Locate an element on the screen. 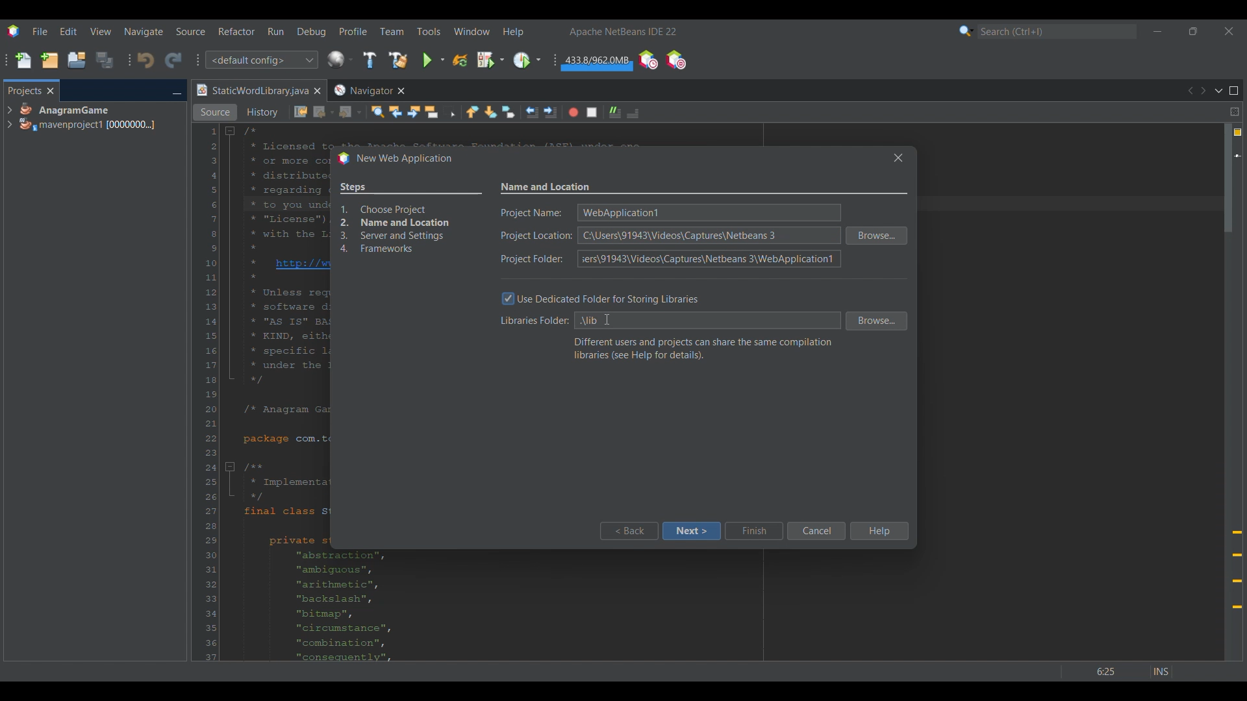 Image resolution: width=1247 pixels, height=701 pixels. Previous is located at coordinates (1189, 91).